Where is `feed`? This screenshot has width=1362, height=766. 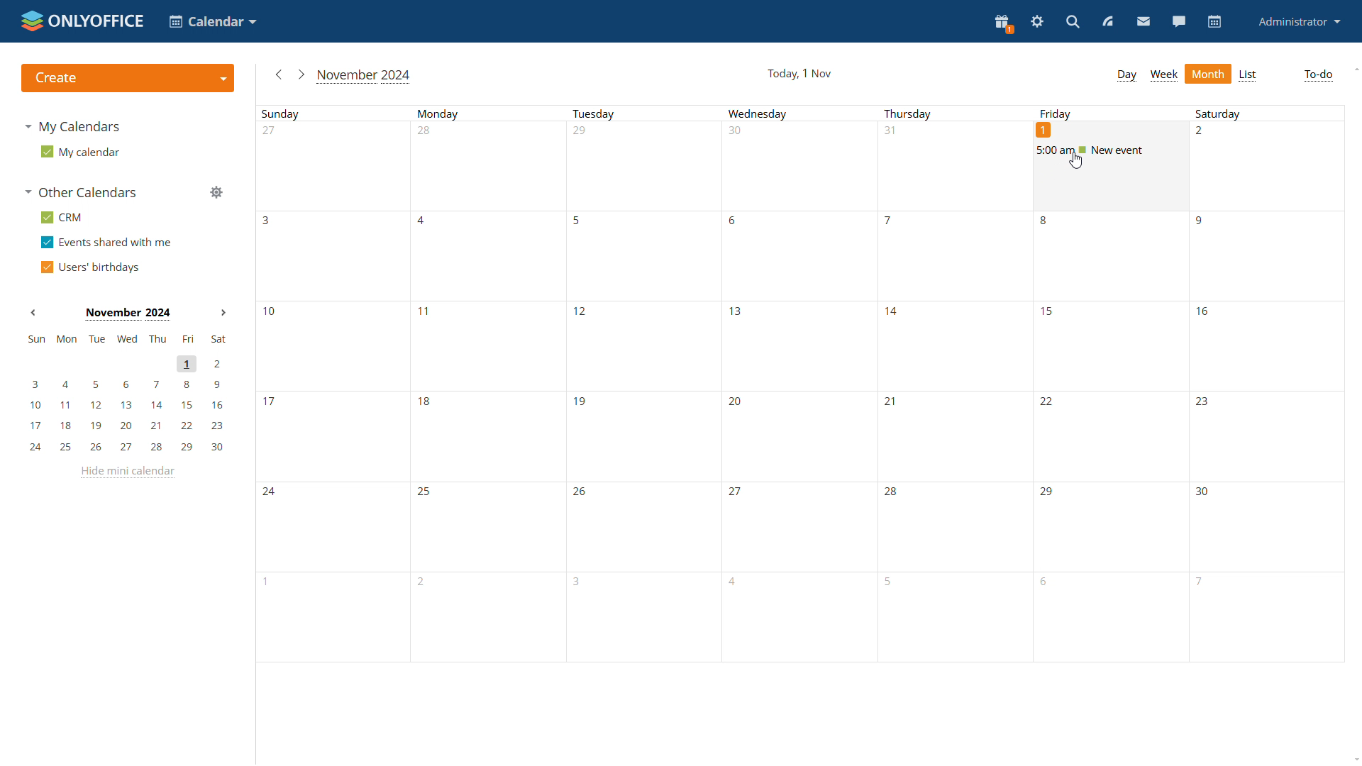
feed is located at coordinates (1106, 21).